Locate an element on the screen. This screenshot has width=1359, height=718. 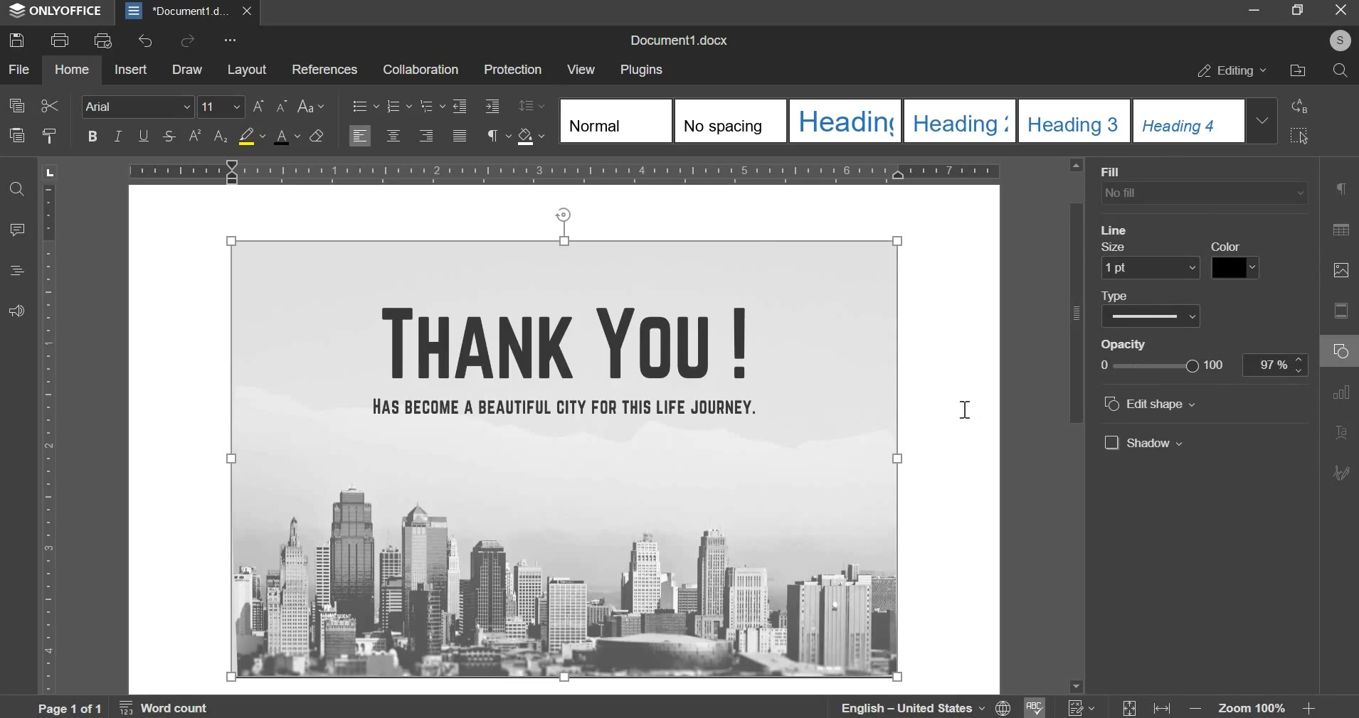
bullets is located at coordinates (365, 106).